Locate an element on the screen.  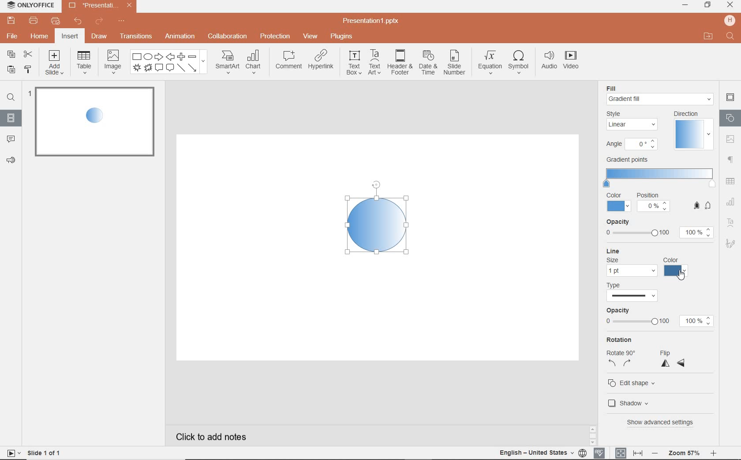
Rotation is located at coordinates (622, 340).